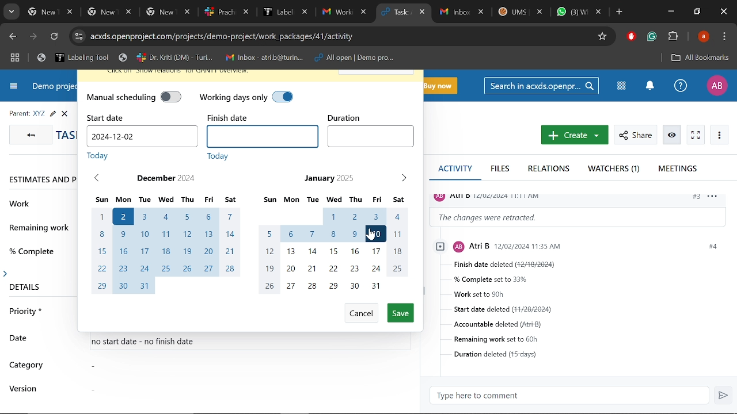 This screenshot has height=414, width=737. Describe the element at coordinates (631, 36) in the screenshot. I see `Addblock` at that location.